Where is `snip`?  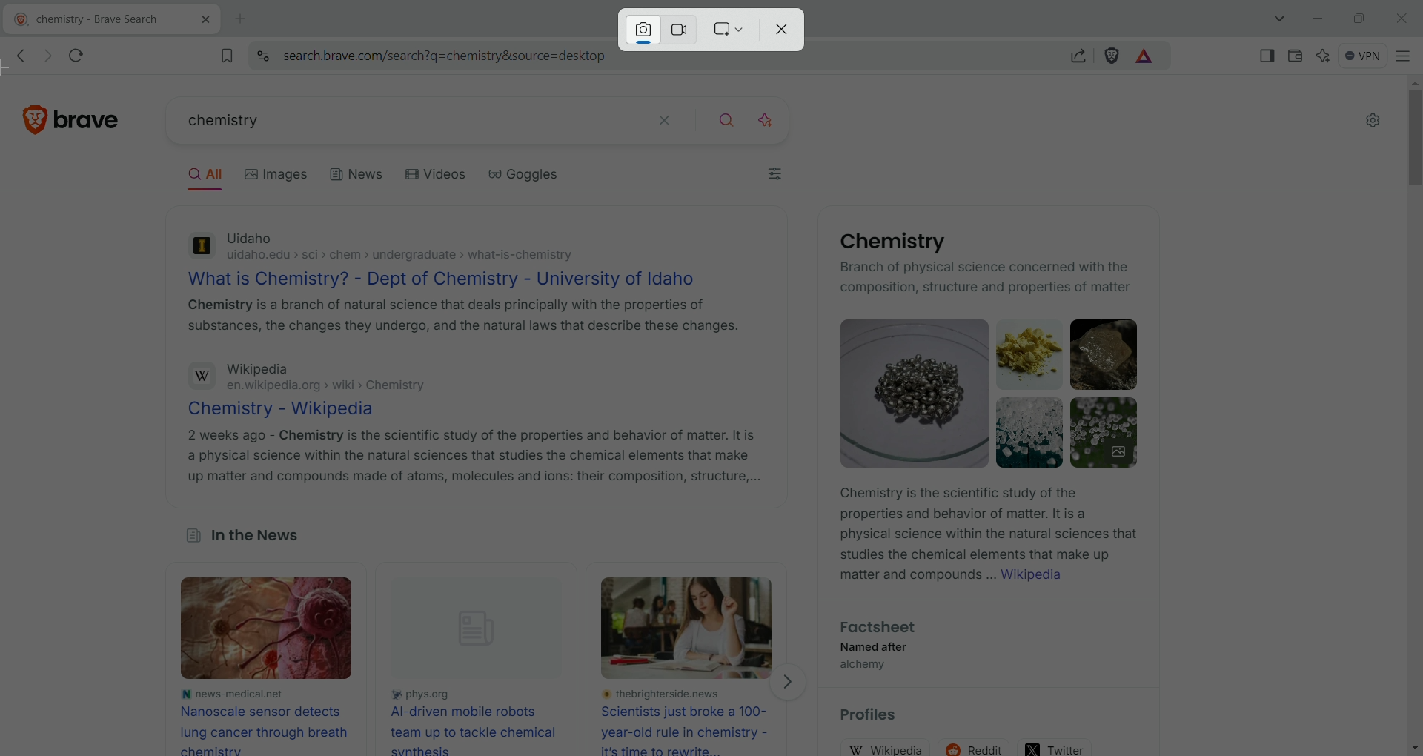 snip is located at coordinates (642, 30).